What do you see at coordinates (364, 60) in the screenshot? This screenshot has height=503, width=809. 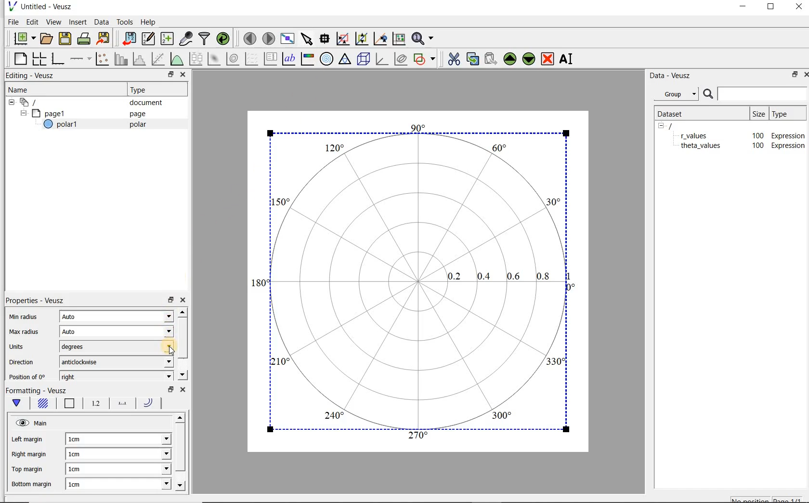 I see `3d scene` at bounding box center [364, 60].